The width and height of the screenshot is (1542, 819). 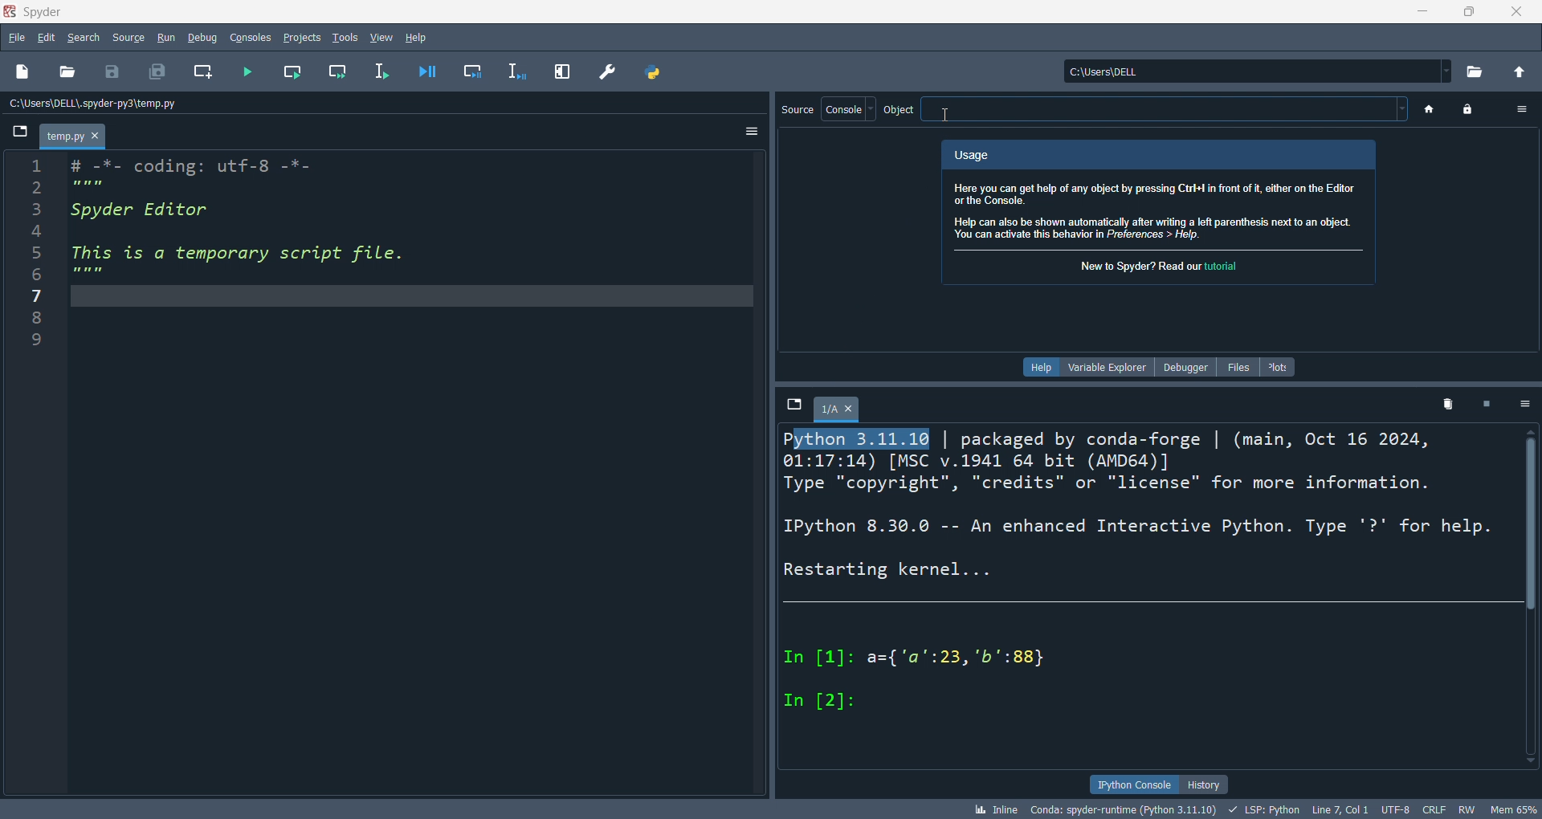 What do you see at coordinates (1275, 366) in the screenshot?
I see `plots` at bounding box center [1275, 366].